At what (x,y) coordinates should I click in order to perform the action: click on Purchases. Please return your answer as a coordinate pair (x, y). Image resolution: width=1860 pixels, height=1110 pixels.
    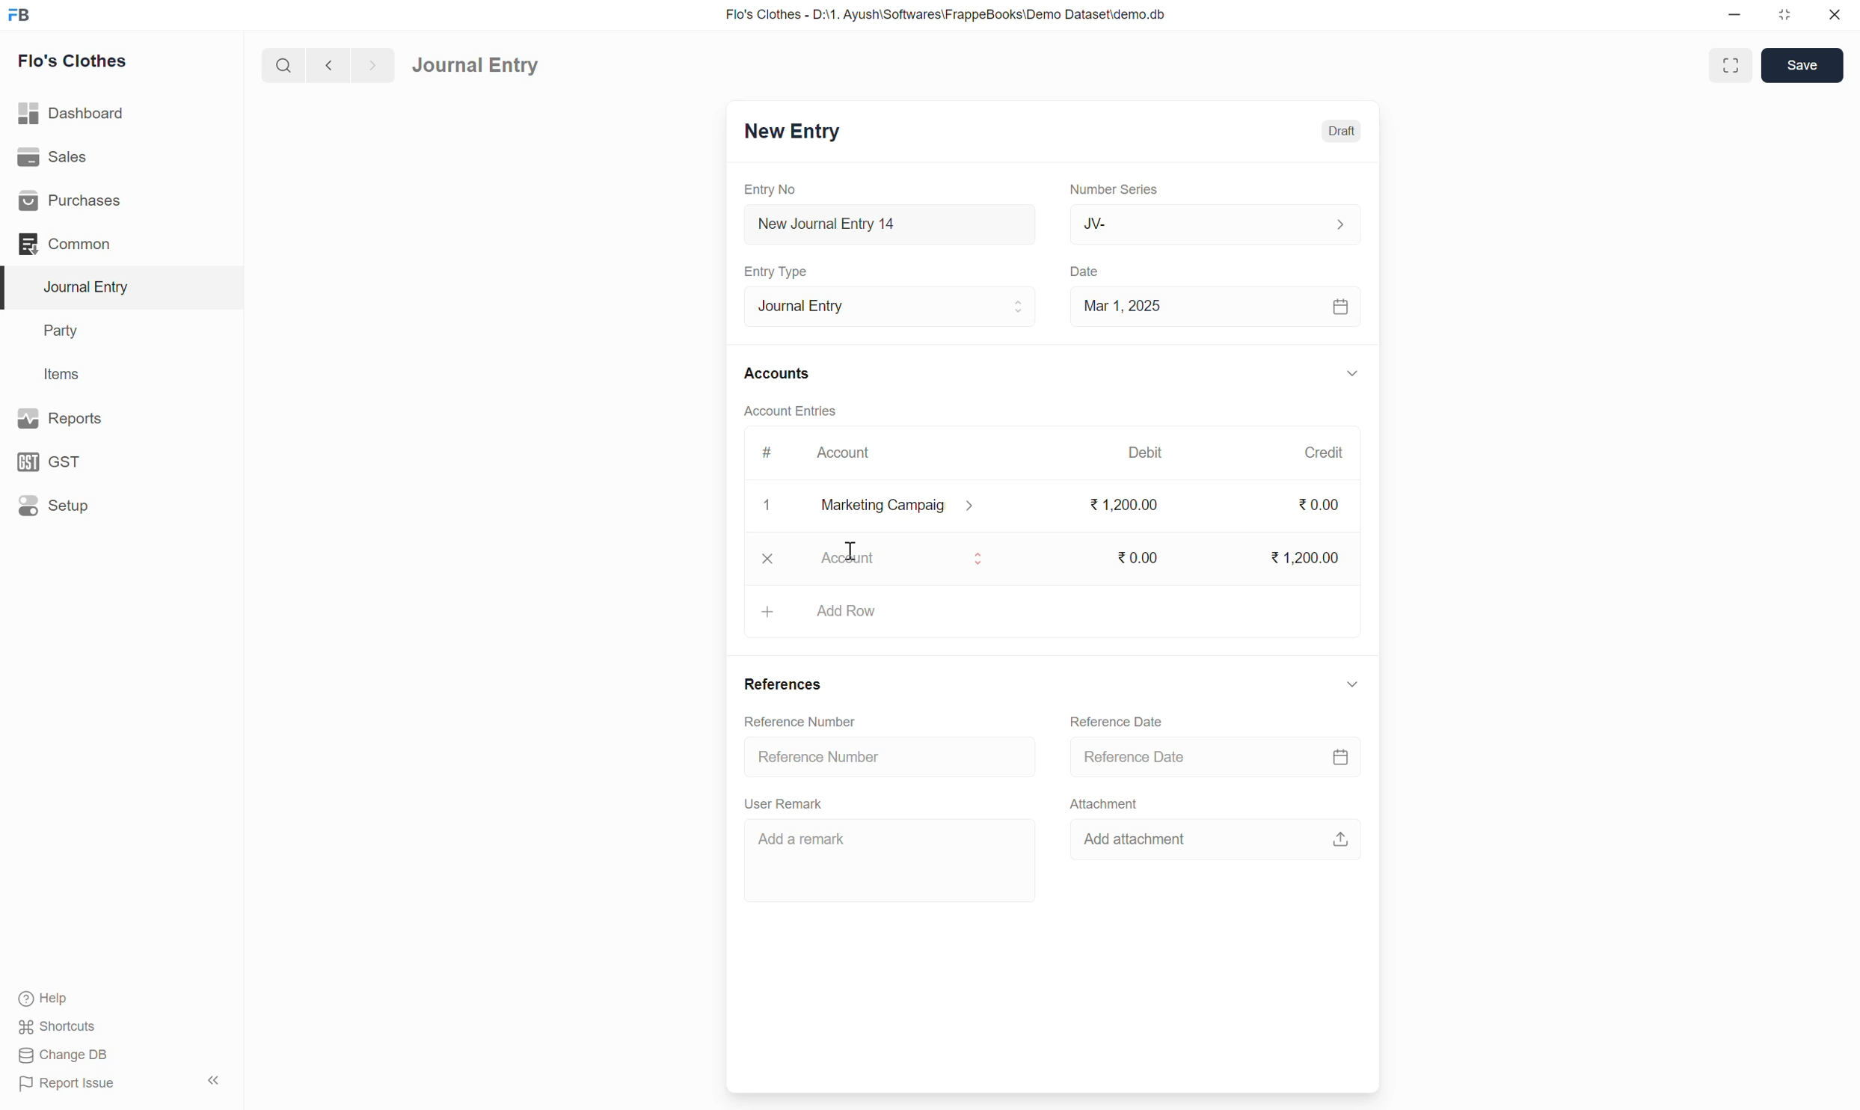
    Looking at the image, I should click on (74, 201).